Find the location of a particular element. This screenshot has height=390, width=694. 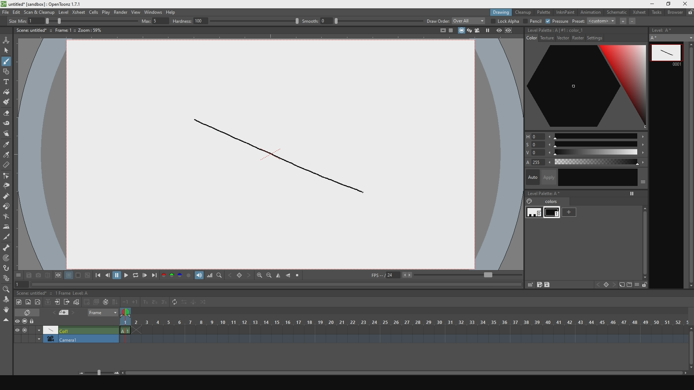

1 frame level: A is located at coordinates (73, 292).